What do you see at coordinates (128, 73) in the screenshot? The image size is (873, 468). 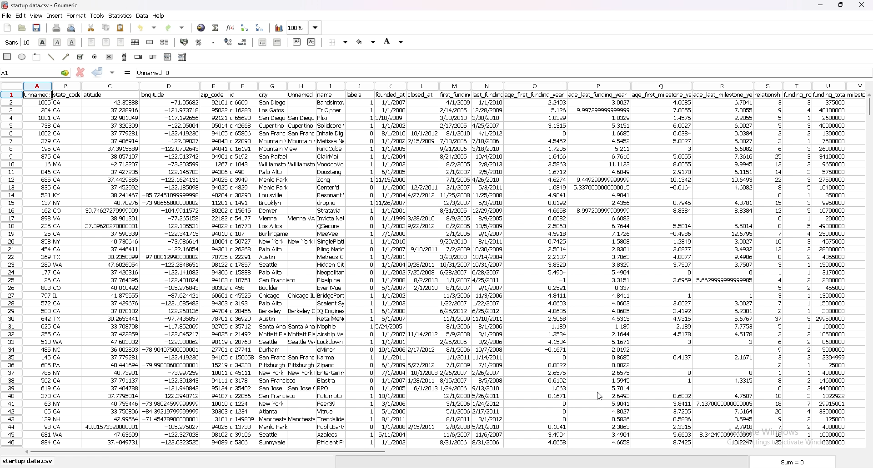 I see `formula` at bounding box center [128, 73].